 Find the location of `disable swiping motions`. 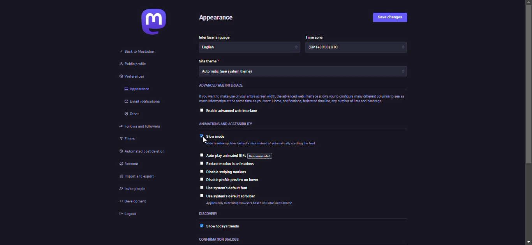

disable swiping motions is located at coordinates (227, 171).